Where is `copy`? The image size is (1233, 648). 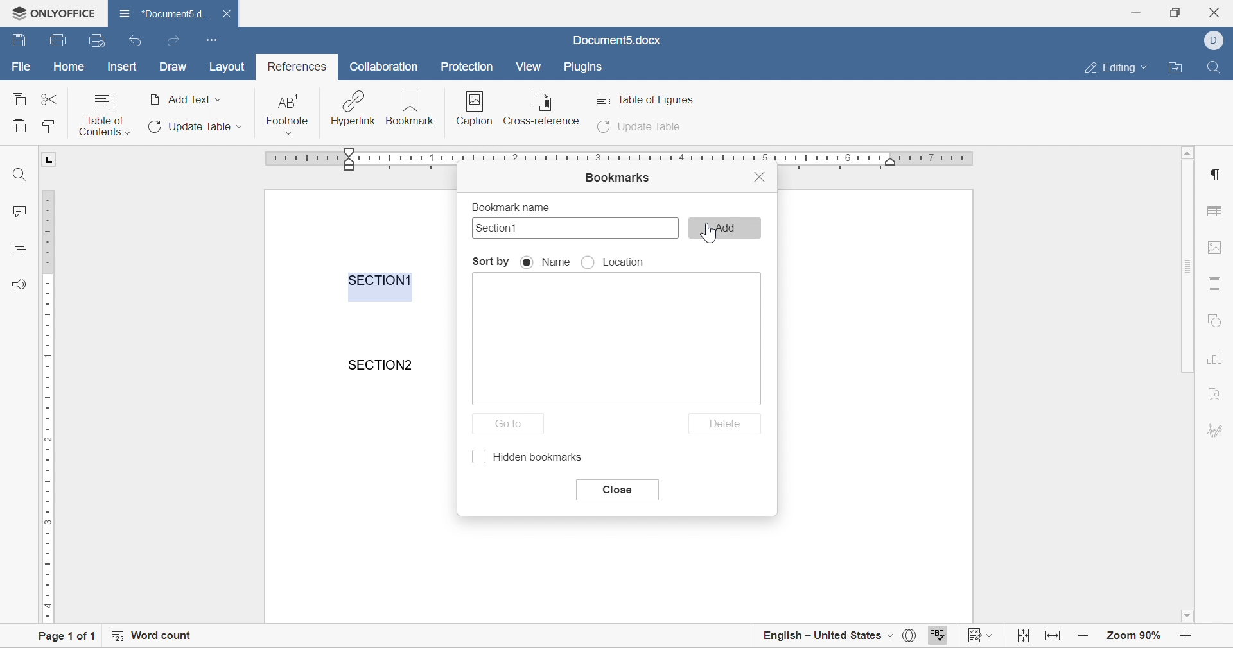 copy is located at coordinates (18, 98).